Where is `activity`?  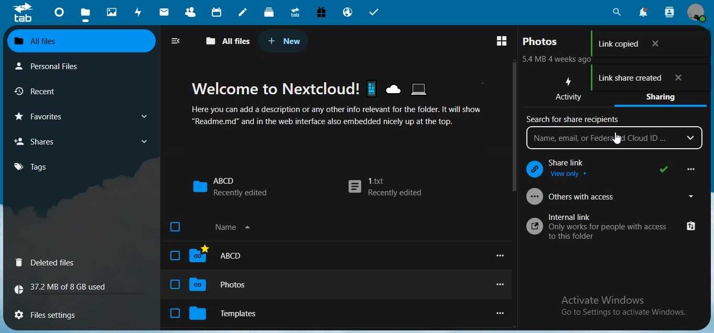 activity is located at coordinates (140, 12).